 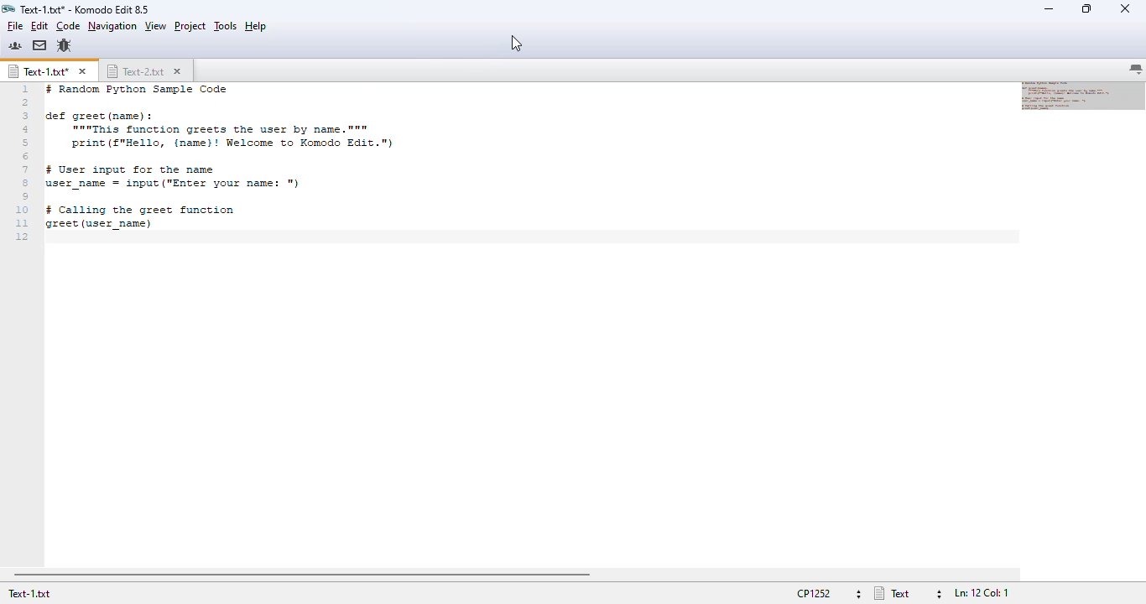 What do you see at coordinates (1125, 8) in the screenshot?
I see `close` at bounding box center [1125, 8].